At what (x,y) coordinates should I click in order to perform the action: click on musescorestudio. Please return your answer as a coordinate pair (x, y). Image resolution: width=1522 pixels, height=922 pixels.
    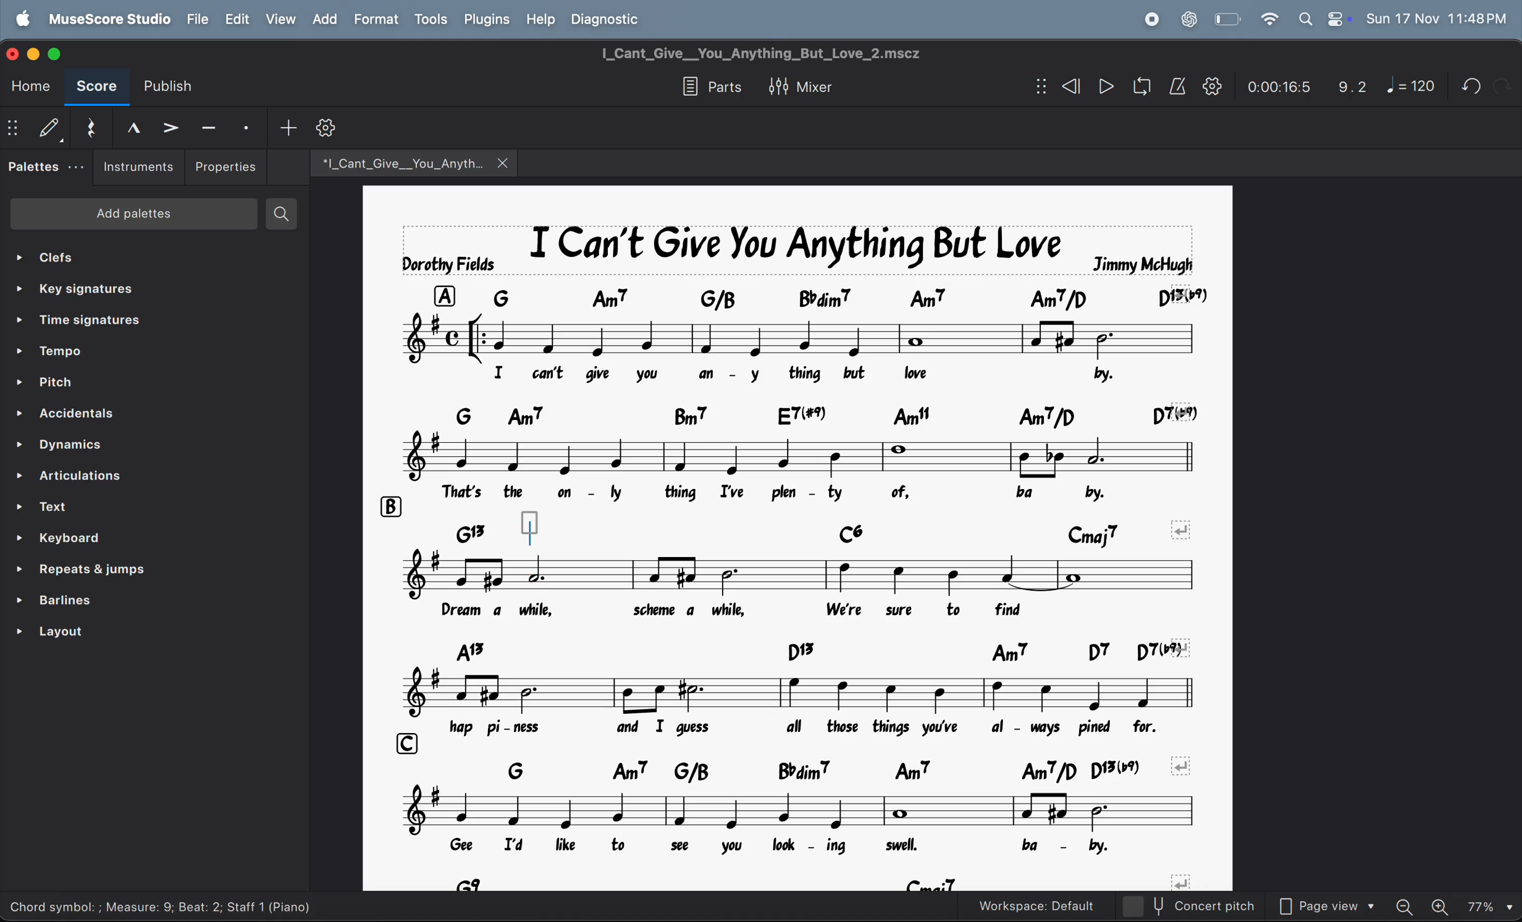
    Looking at the image, I should click on (109, 19).